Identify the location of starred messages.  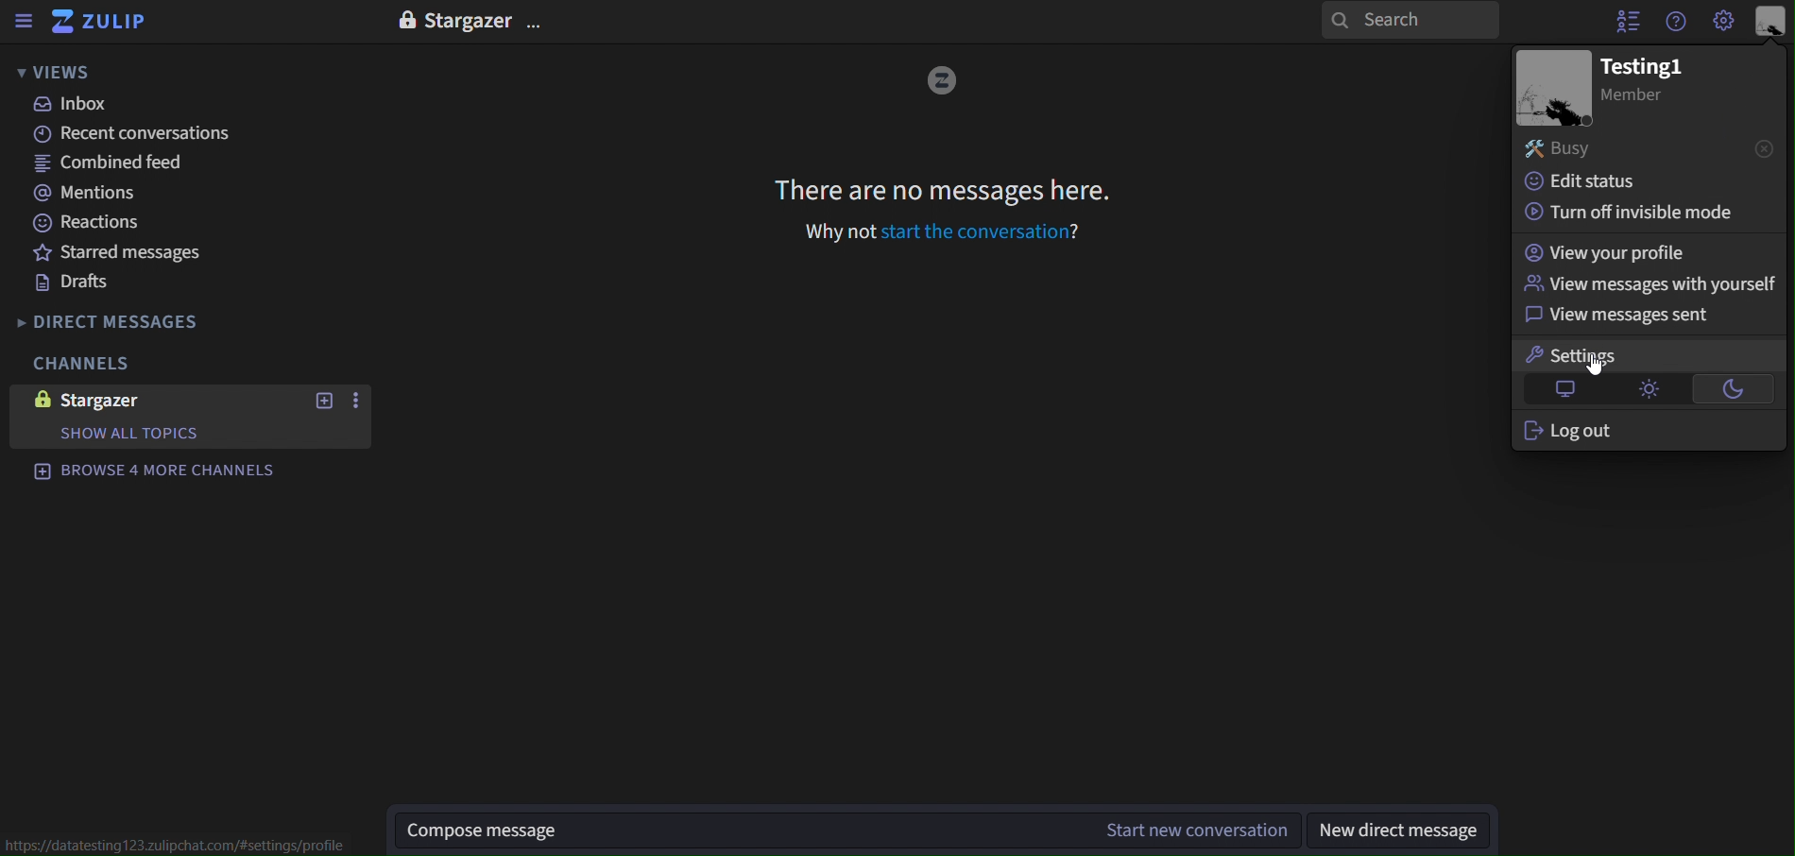
(134, 254).